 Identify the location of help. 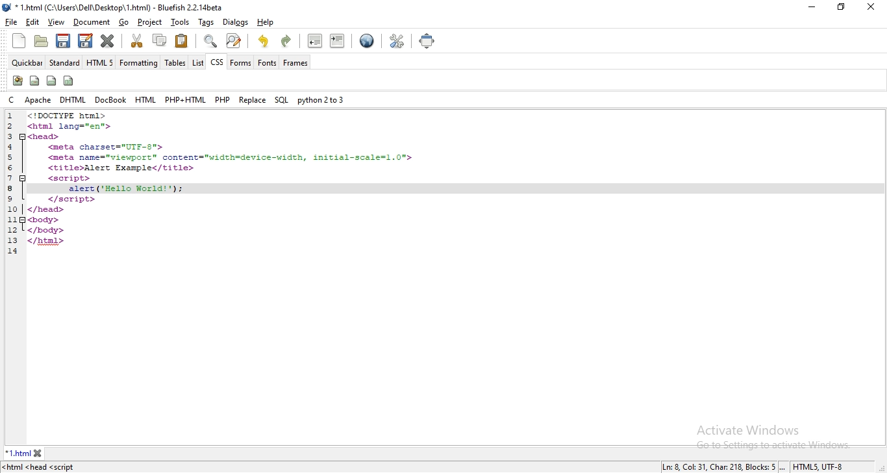
(264, 23).